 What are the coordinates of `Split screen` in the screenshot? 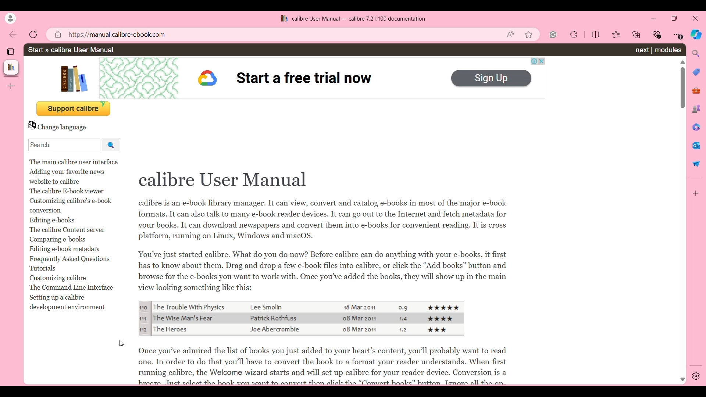 It's located at (596, 35).